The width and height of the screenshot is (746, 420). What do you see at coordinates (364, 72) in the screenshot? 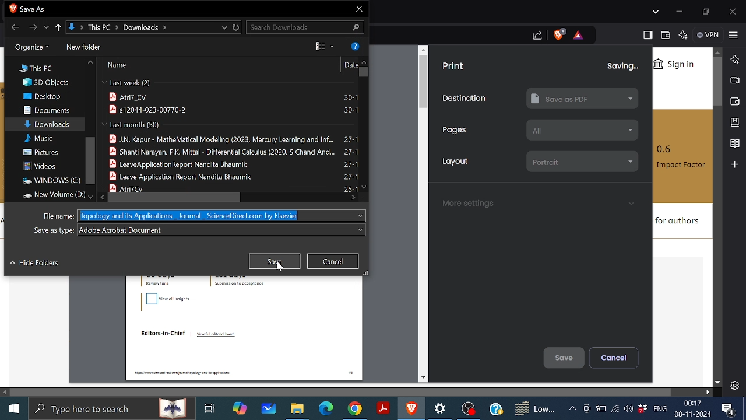
I see `Vertical scroll bar` at bounding box center [364, 72].